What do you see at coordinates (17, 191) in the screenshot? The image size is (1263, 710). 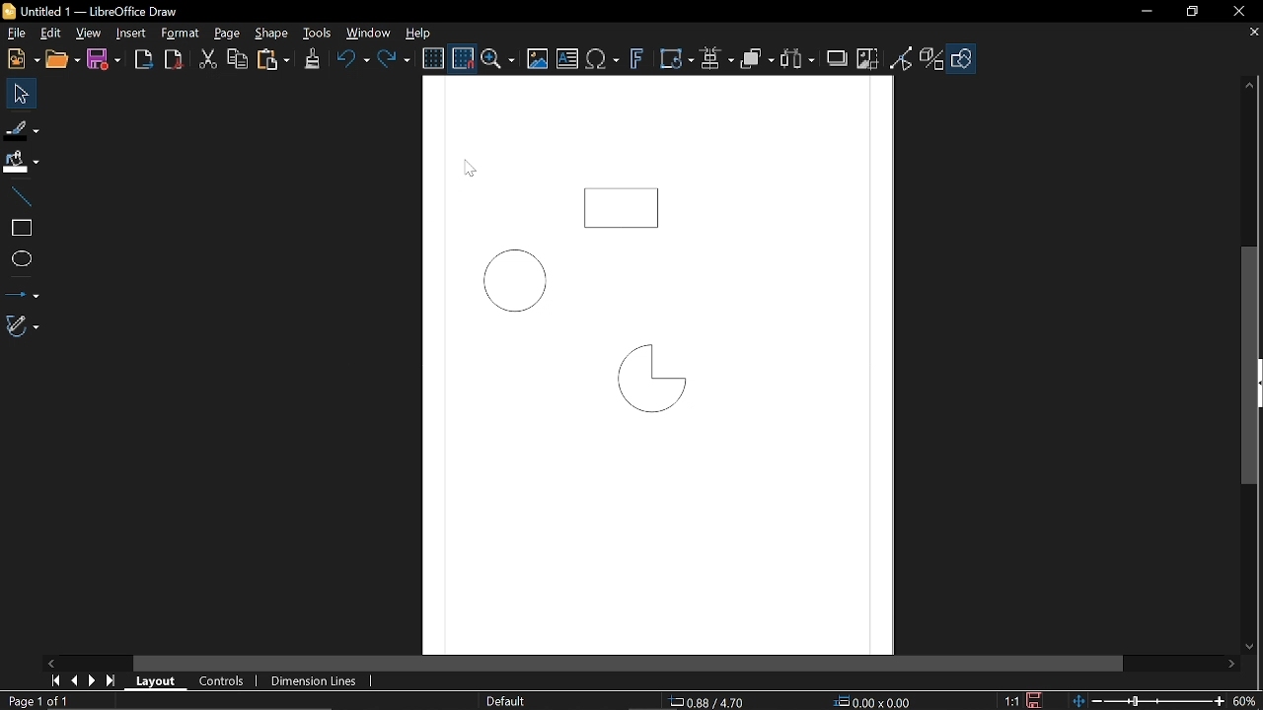 I see `Line` at bounding box center [17, 191].